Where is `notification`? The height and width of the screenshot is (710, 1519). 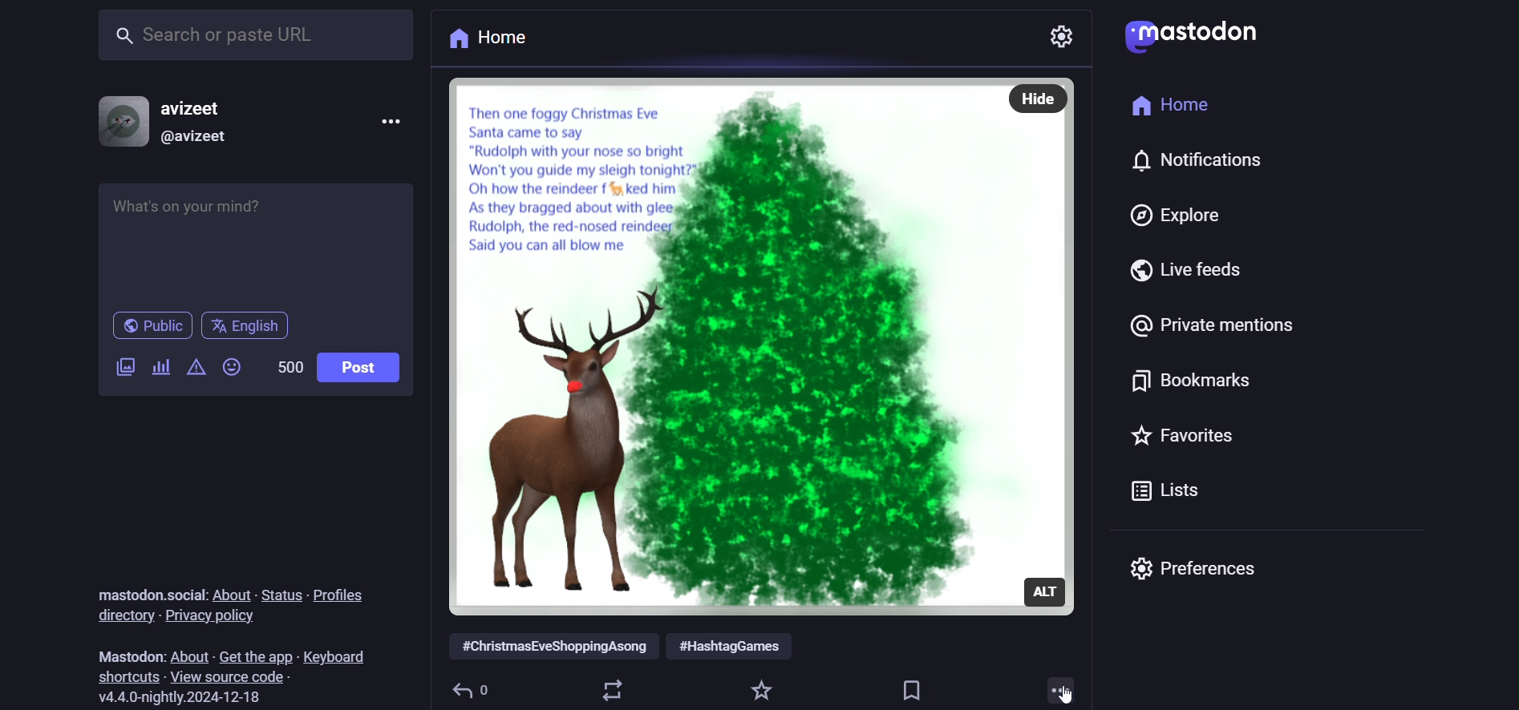
notification is located at coordinates (1193, 159).